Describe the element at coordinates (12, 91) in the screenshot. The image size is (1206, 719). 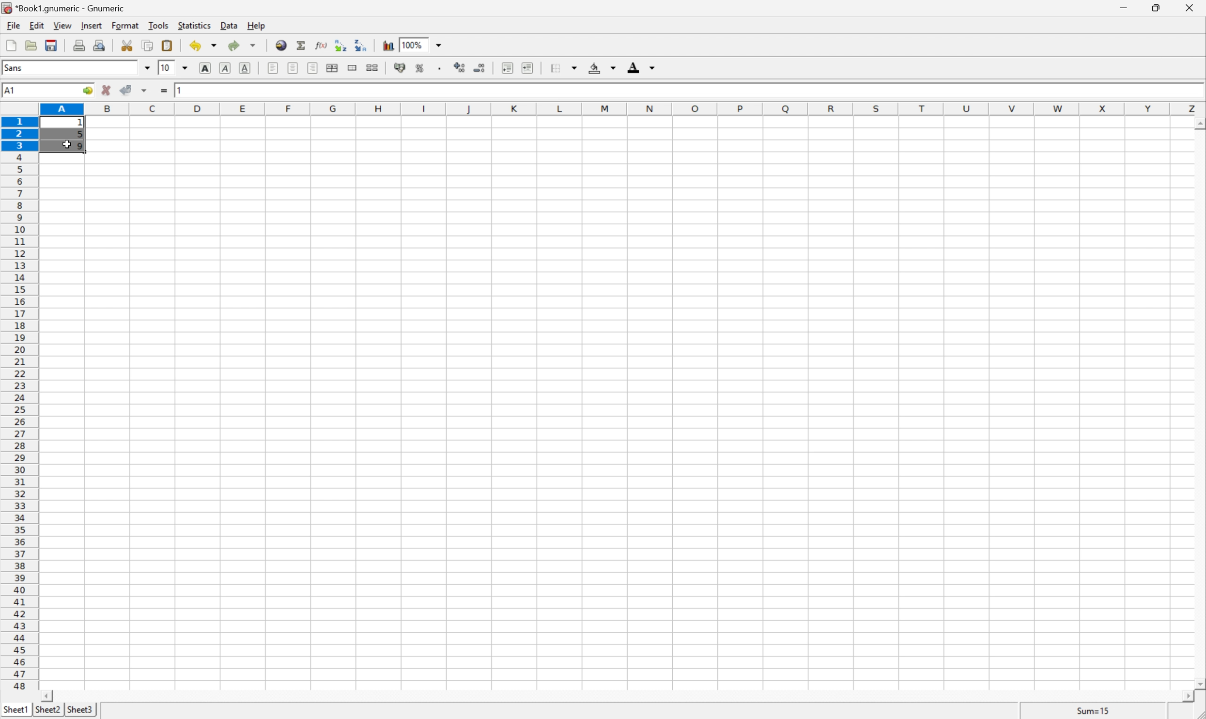
I see `A1` at that location.